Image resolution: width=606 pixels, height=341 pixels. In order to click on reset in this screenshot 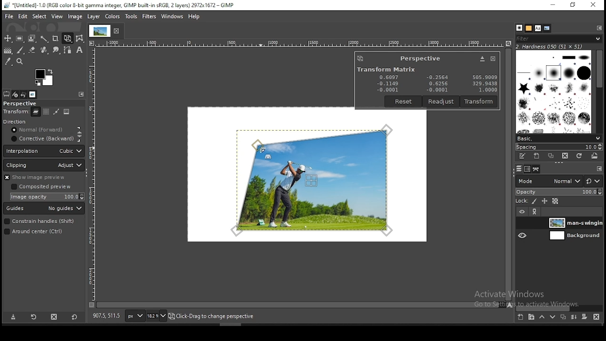, I will do `click(404, 101)`.